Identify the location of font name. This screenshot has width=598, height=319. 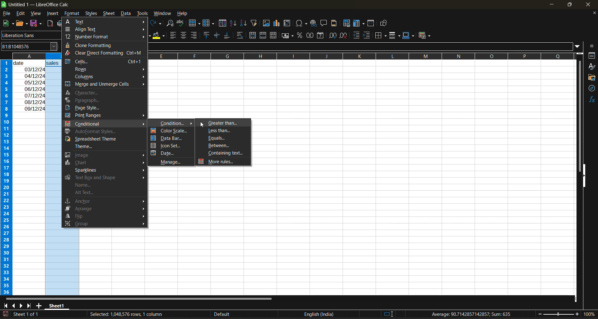
(32, 36).